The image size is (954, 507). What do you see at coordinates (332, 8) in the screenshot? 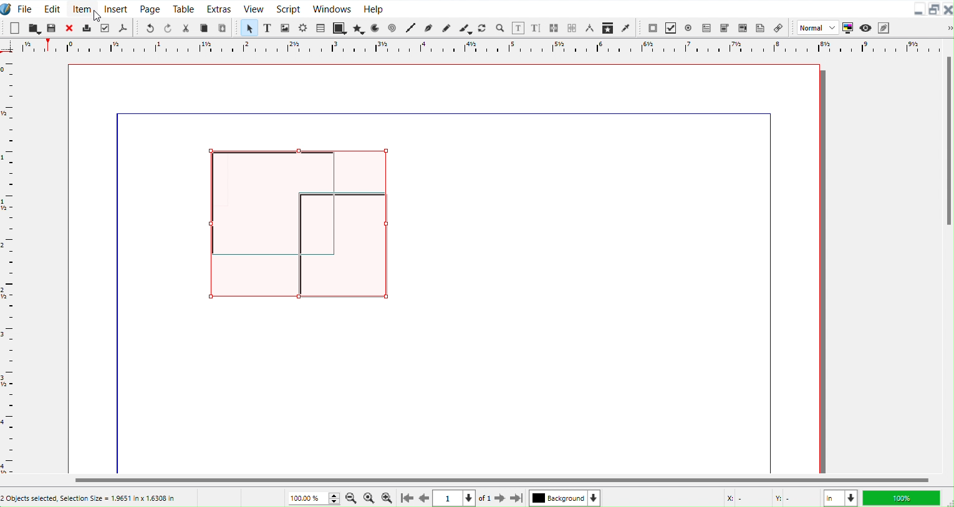
I see `Window` at bounding box center [332, 8].